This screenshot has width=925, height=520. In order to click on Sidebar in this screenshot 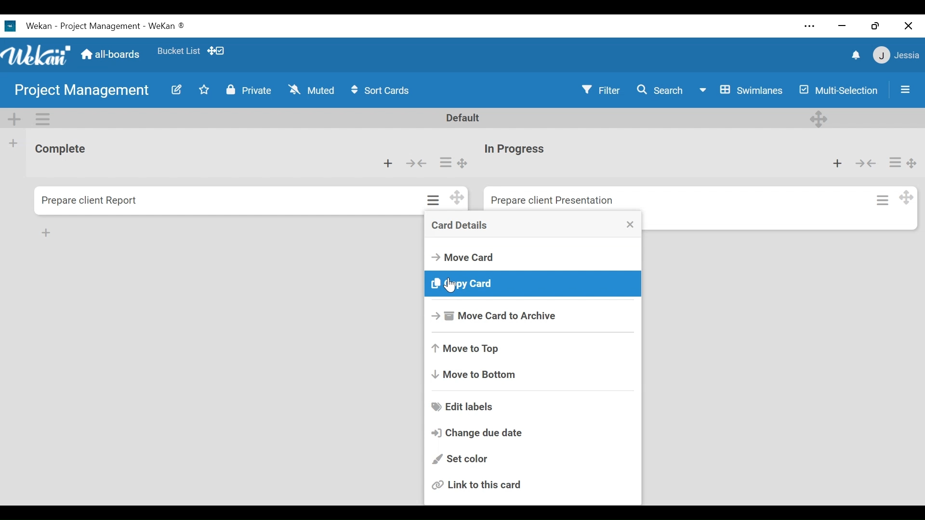, I will do `click(904, 89)`.